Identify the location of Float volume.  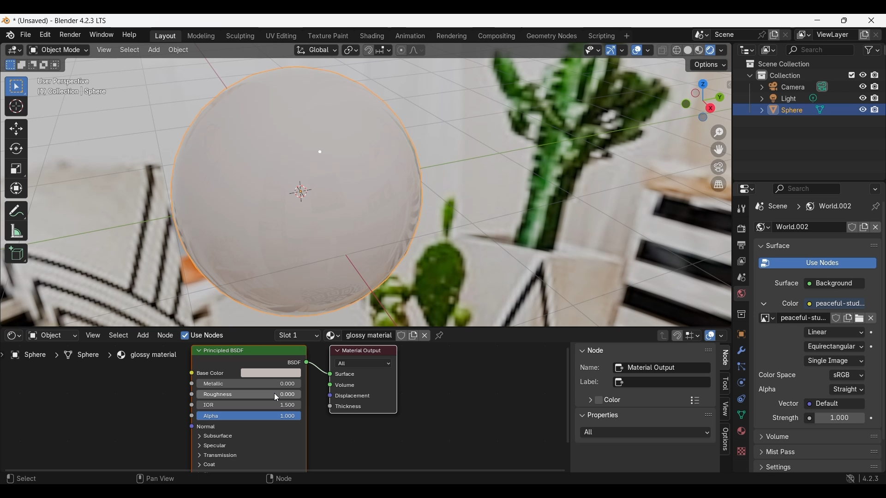
(874, 436).